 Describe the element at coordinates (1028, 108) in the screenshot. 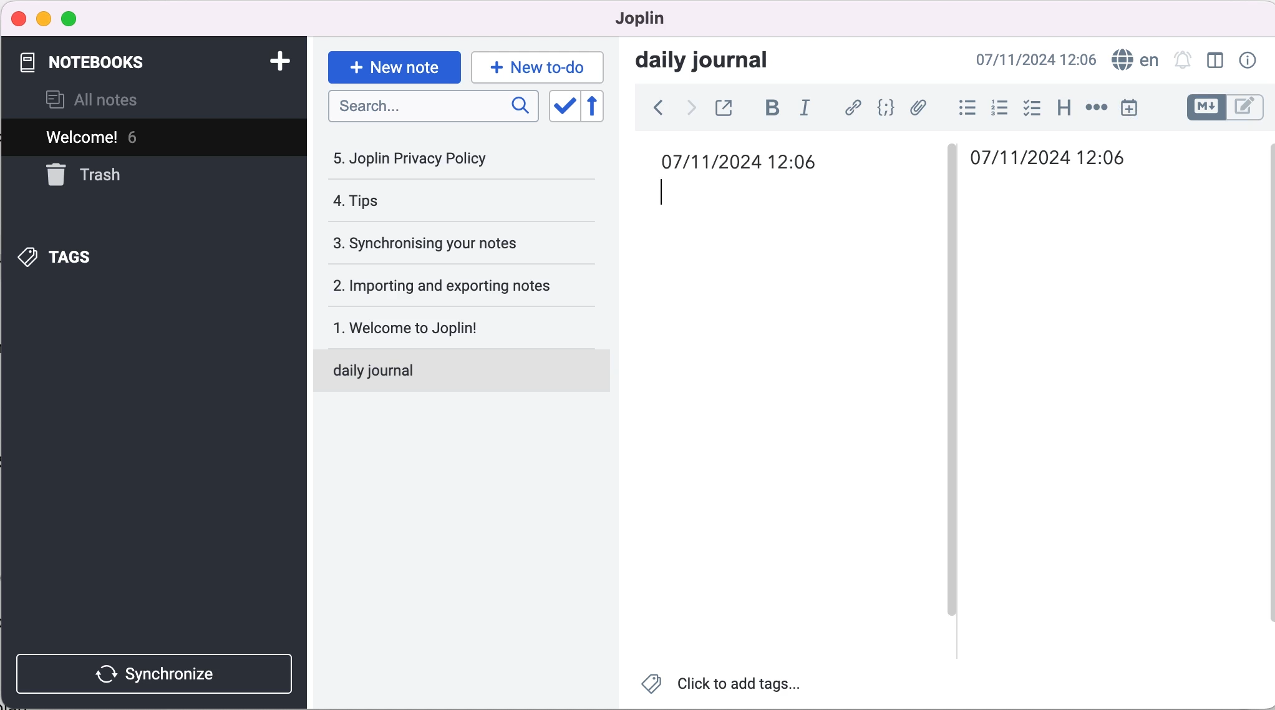

I see `check box` at that location.